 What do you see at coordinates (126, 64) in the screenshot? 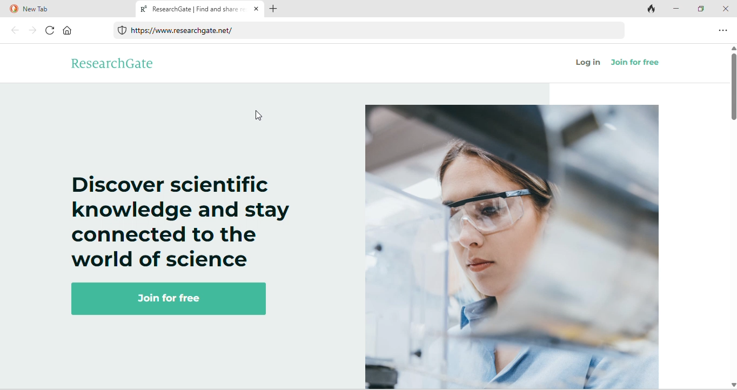
I see `ResearchGate` at bounding box center [126, 64].